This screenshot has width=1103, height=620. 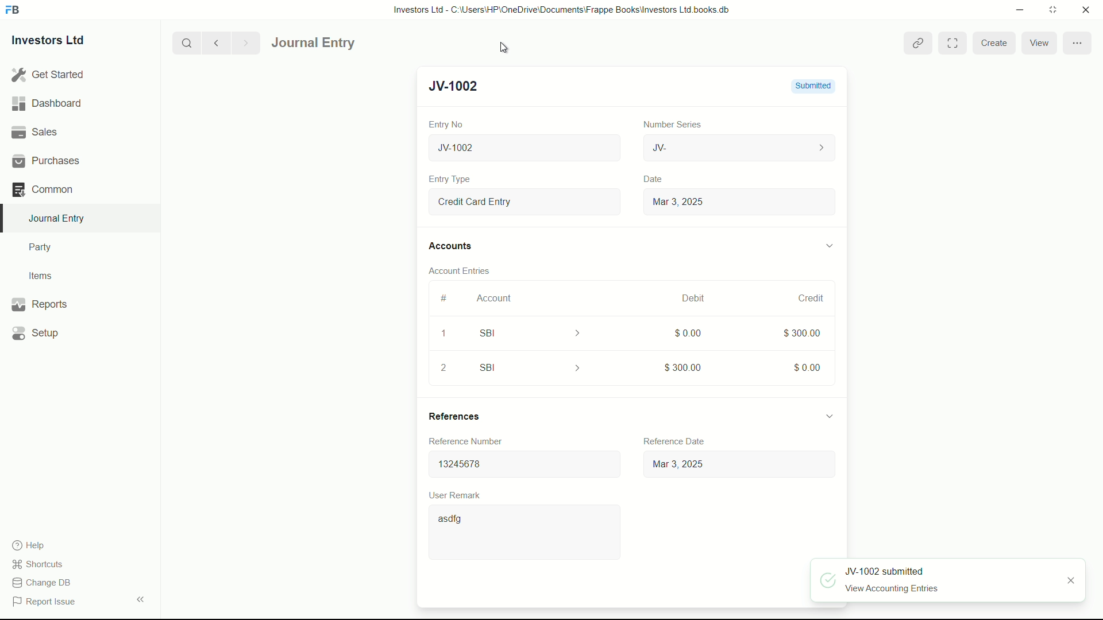 What do you see at coordinates (563, 9) in the screenshot?
I see `Investors Ltd - C:\Users\HP\OneDrive\Documents\Frappe Books\Investors Ltd books.db` at bounding box center [563, 9].